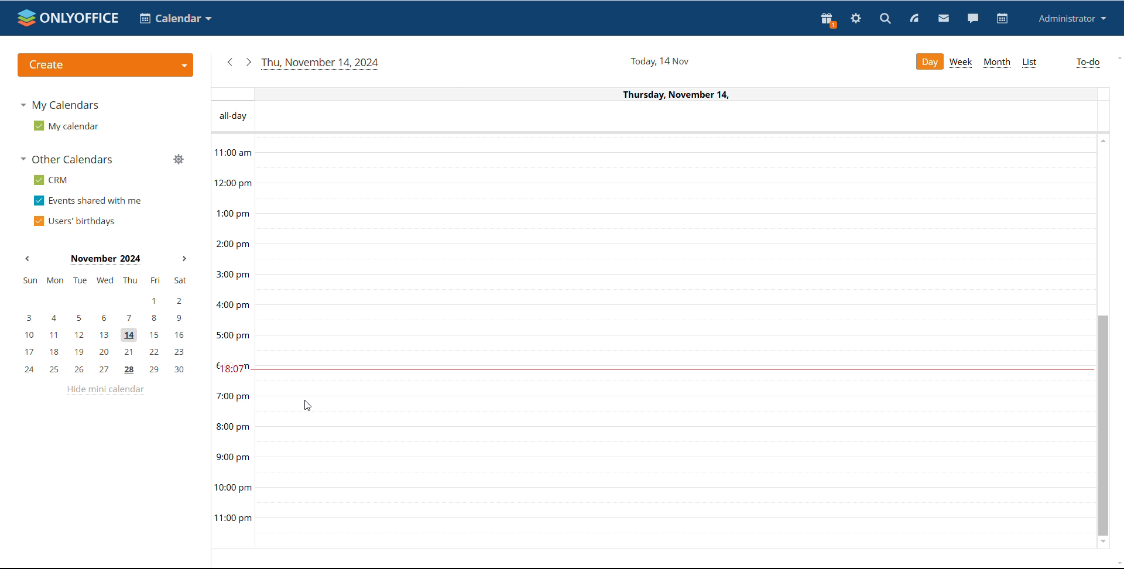 The width and height of the screenshot is (1124, 569). Describe the element at coordinates (660, 94) in the screenshot. I see `Current date` at that location.